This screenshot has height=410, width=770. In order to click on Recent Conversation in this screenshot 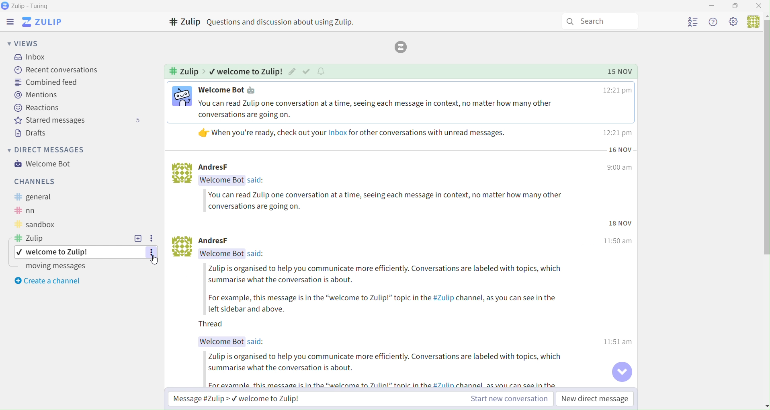, I will do `click(53, 70)`.